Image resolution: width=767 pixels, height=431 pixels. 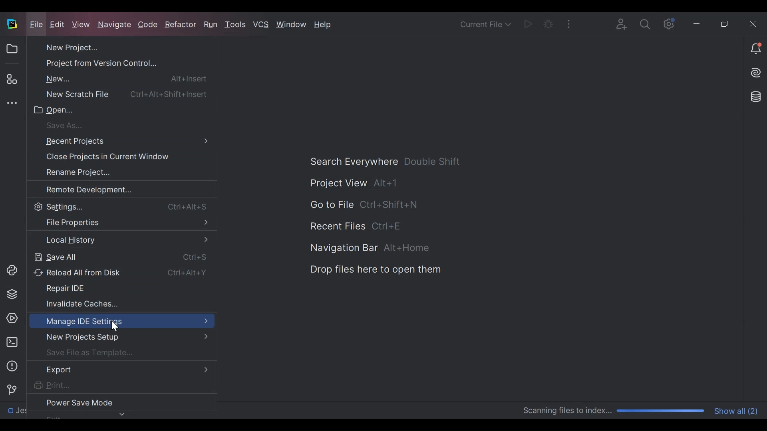 What do you see at coordinates (115, 328) in the screenshot?
I see `Cursor` at bounding box center [115, 328].